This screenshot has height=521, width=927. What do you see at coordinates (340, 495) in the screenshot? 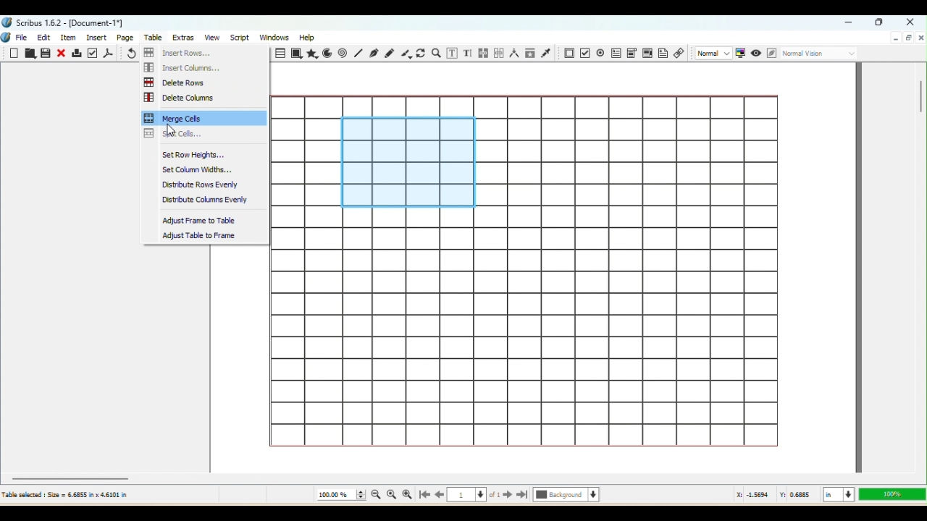
I see `Current zoom level` at bounding box center [340, 495].